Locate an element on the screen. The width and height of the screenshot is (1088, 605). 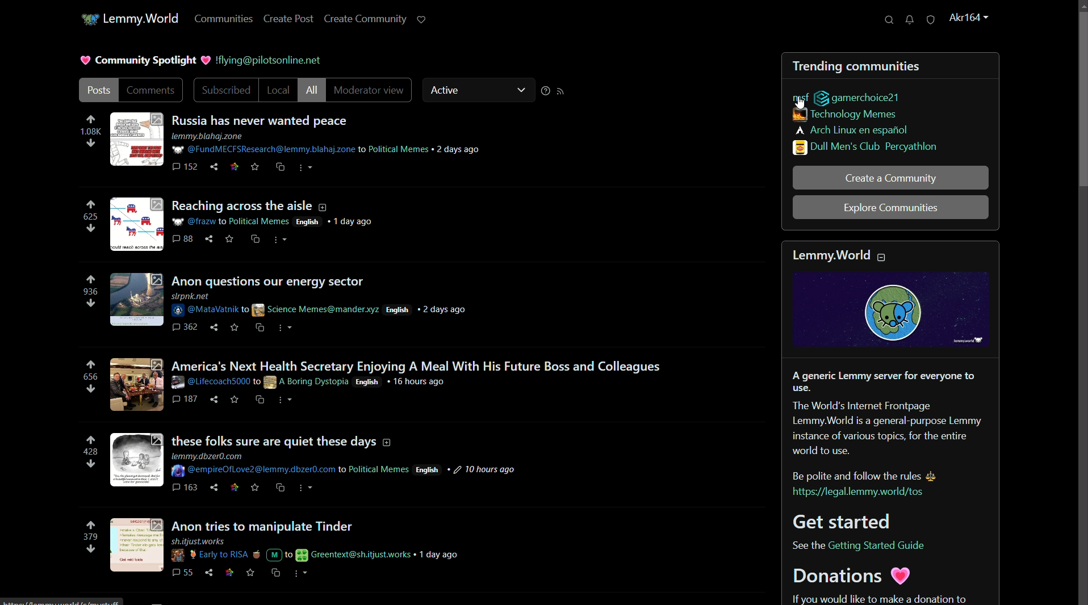
more is located at coordinates (282, 238).